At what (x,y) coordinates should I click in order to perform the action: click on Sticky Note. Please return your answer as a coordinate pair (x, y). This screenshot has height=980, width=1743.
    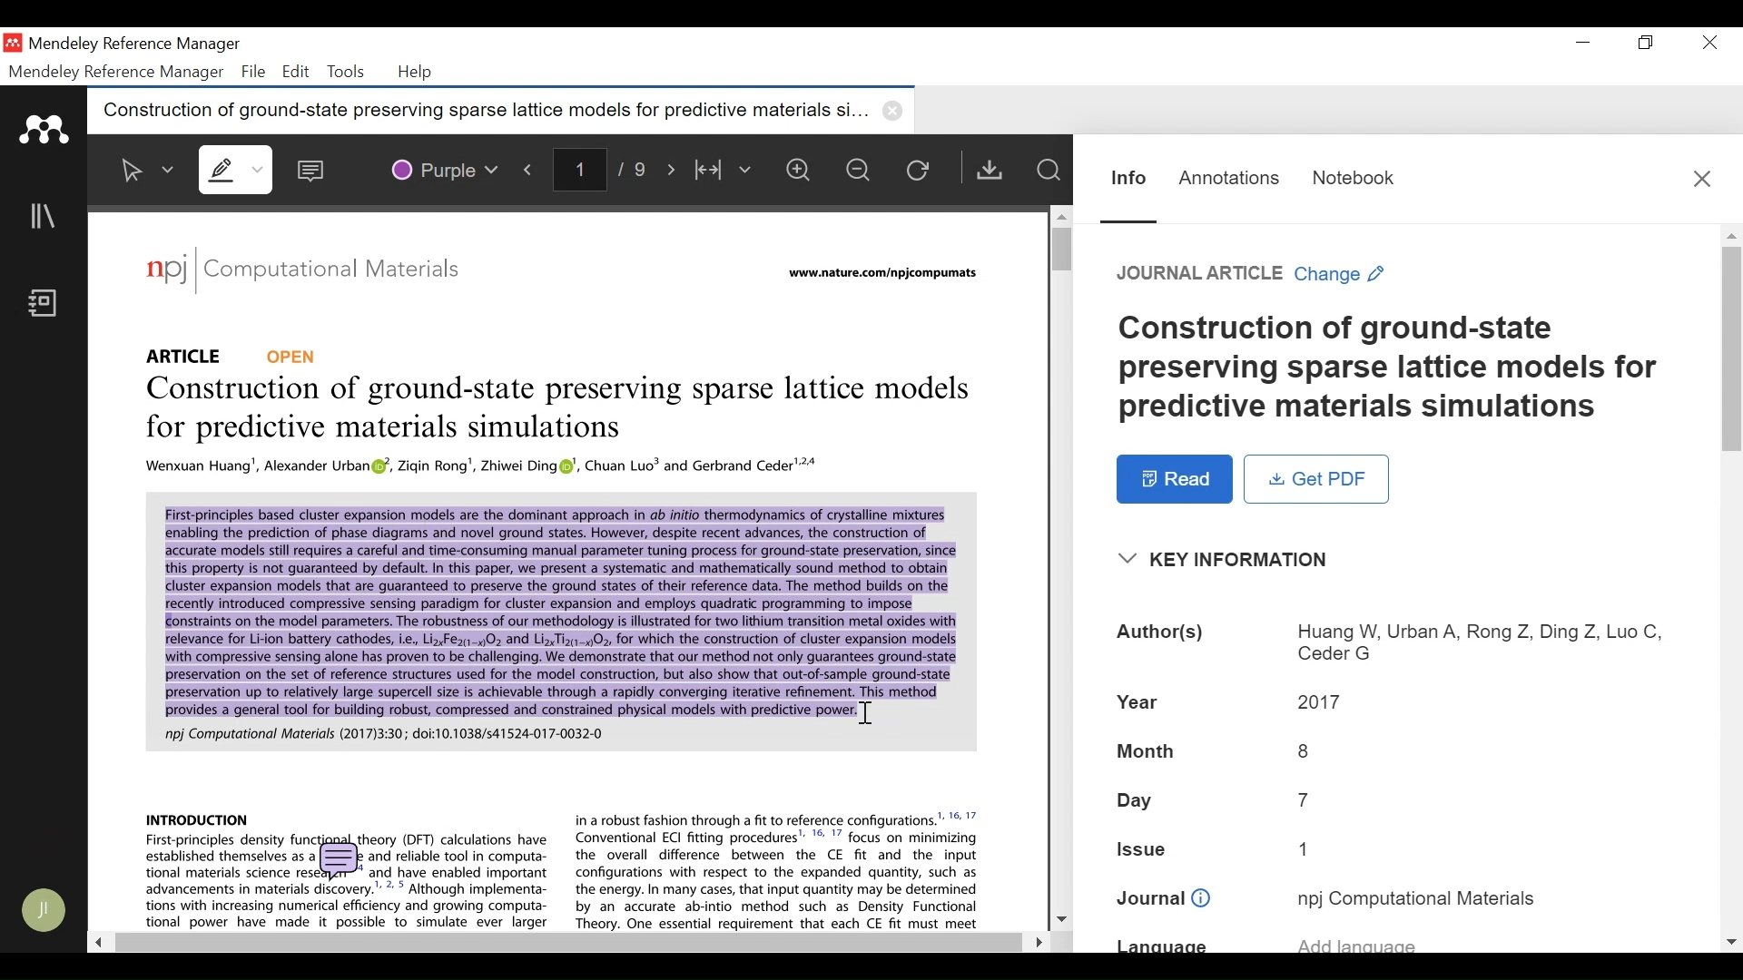
    Looking at the image, I should click on (315, 166).